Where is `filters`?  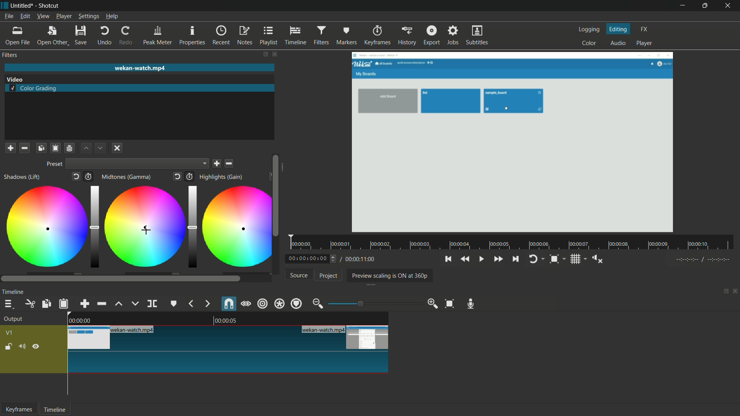
filters is located at coordinates (322, 35).